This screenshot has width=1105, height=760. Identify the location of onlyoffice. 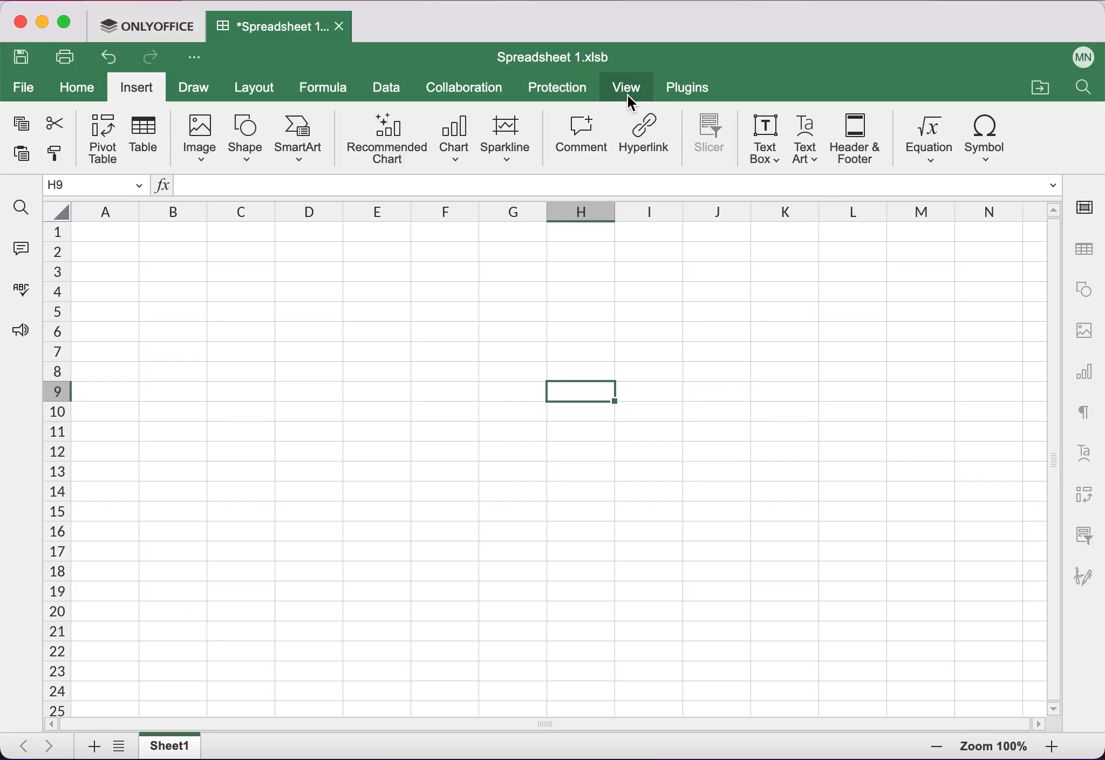
(147, 28).